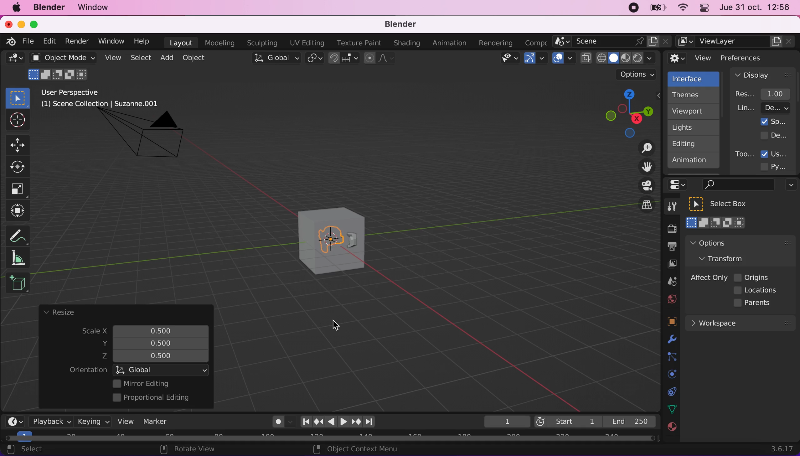 This screenshot has height=456, width=800. Describe the element at coordinates (17, 121) in the screenshot. I see `` at that location.